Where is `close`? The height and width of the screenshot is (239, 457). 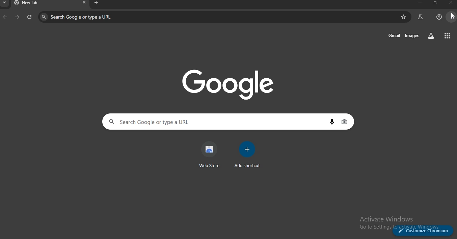 close is located at coordinates (451, 3).